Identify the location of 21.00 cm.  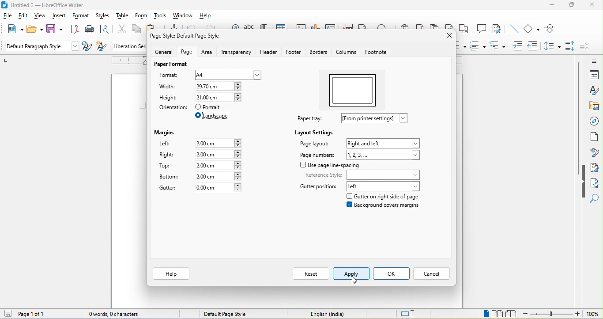
(220, 87).